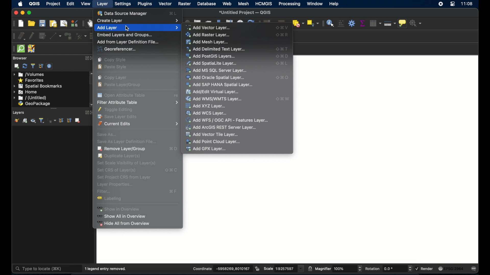 Image resolution: width=490 pixels, height=275 pixels. What do you see at coordinates (17, 66) in the screenshot?
I see `add selected layers` at bounding box center [17, 66].